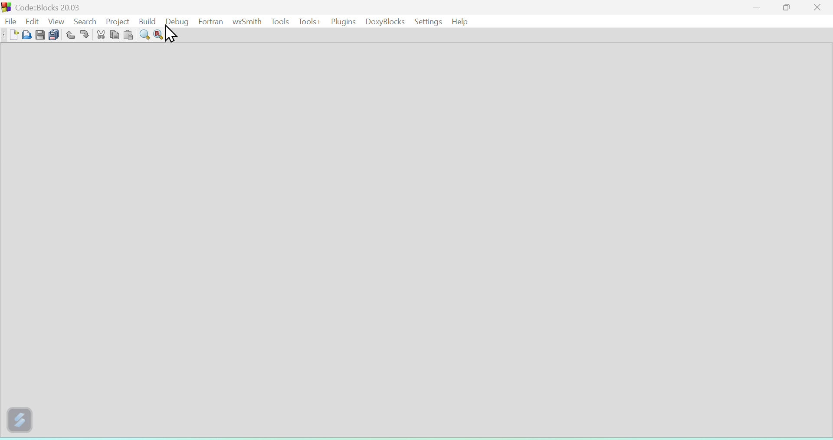 This screenshot has width=833, height=440. Describe the element at coordinates (246, 21) in the screenshot. I see `wxSmith` at that location.